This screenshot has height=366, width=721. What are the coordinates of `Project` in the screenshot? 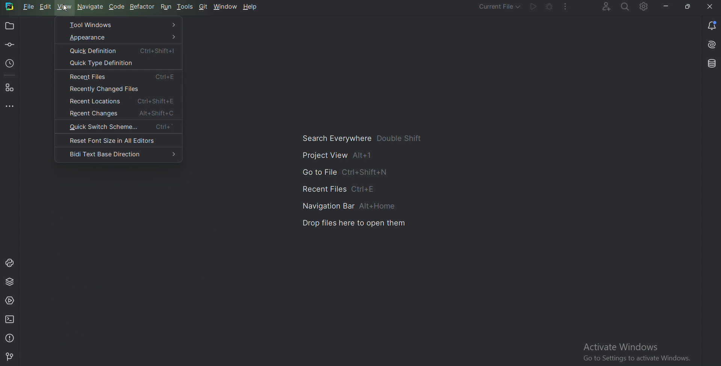 It's located at (10, 26).